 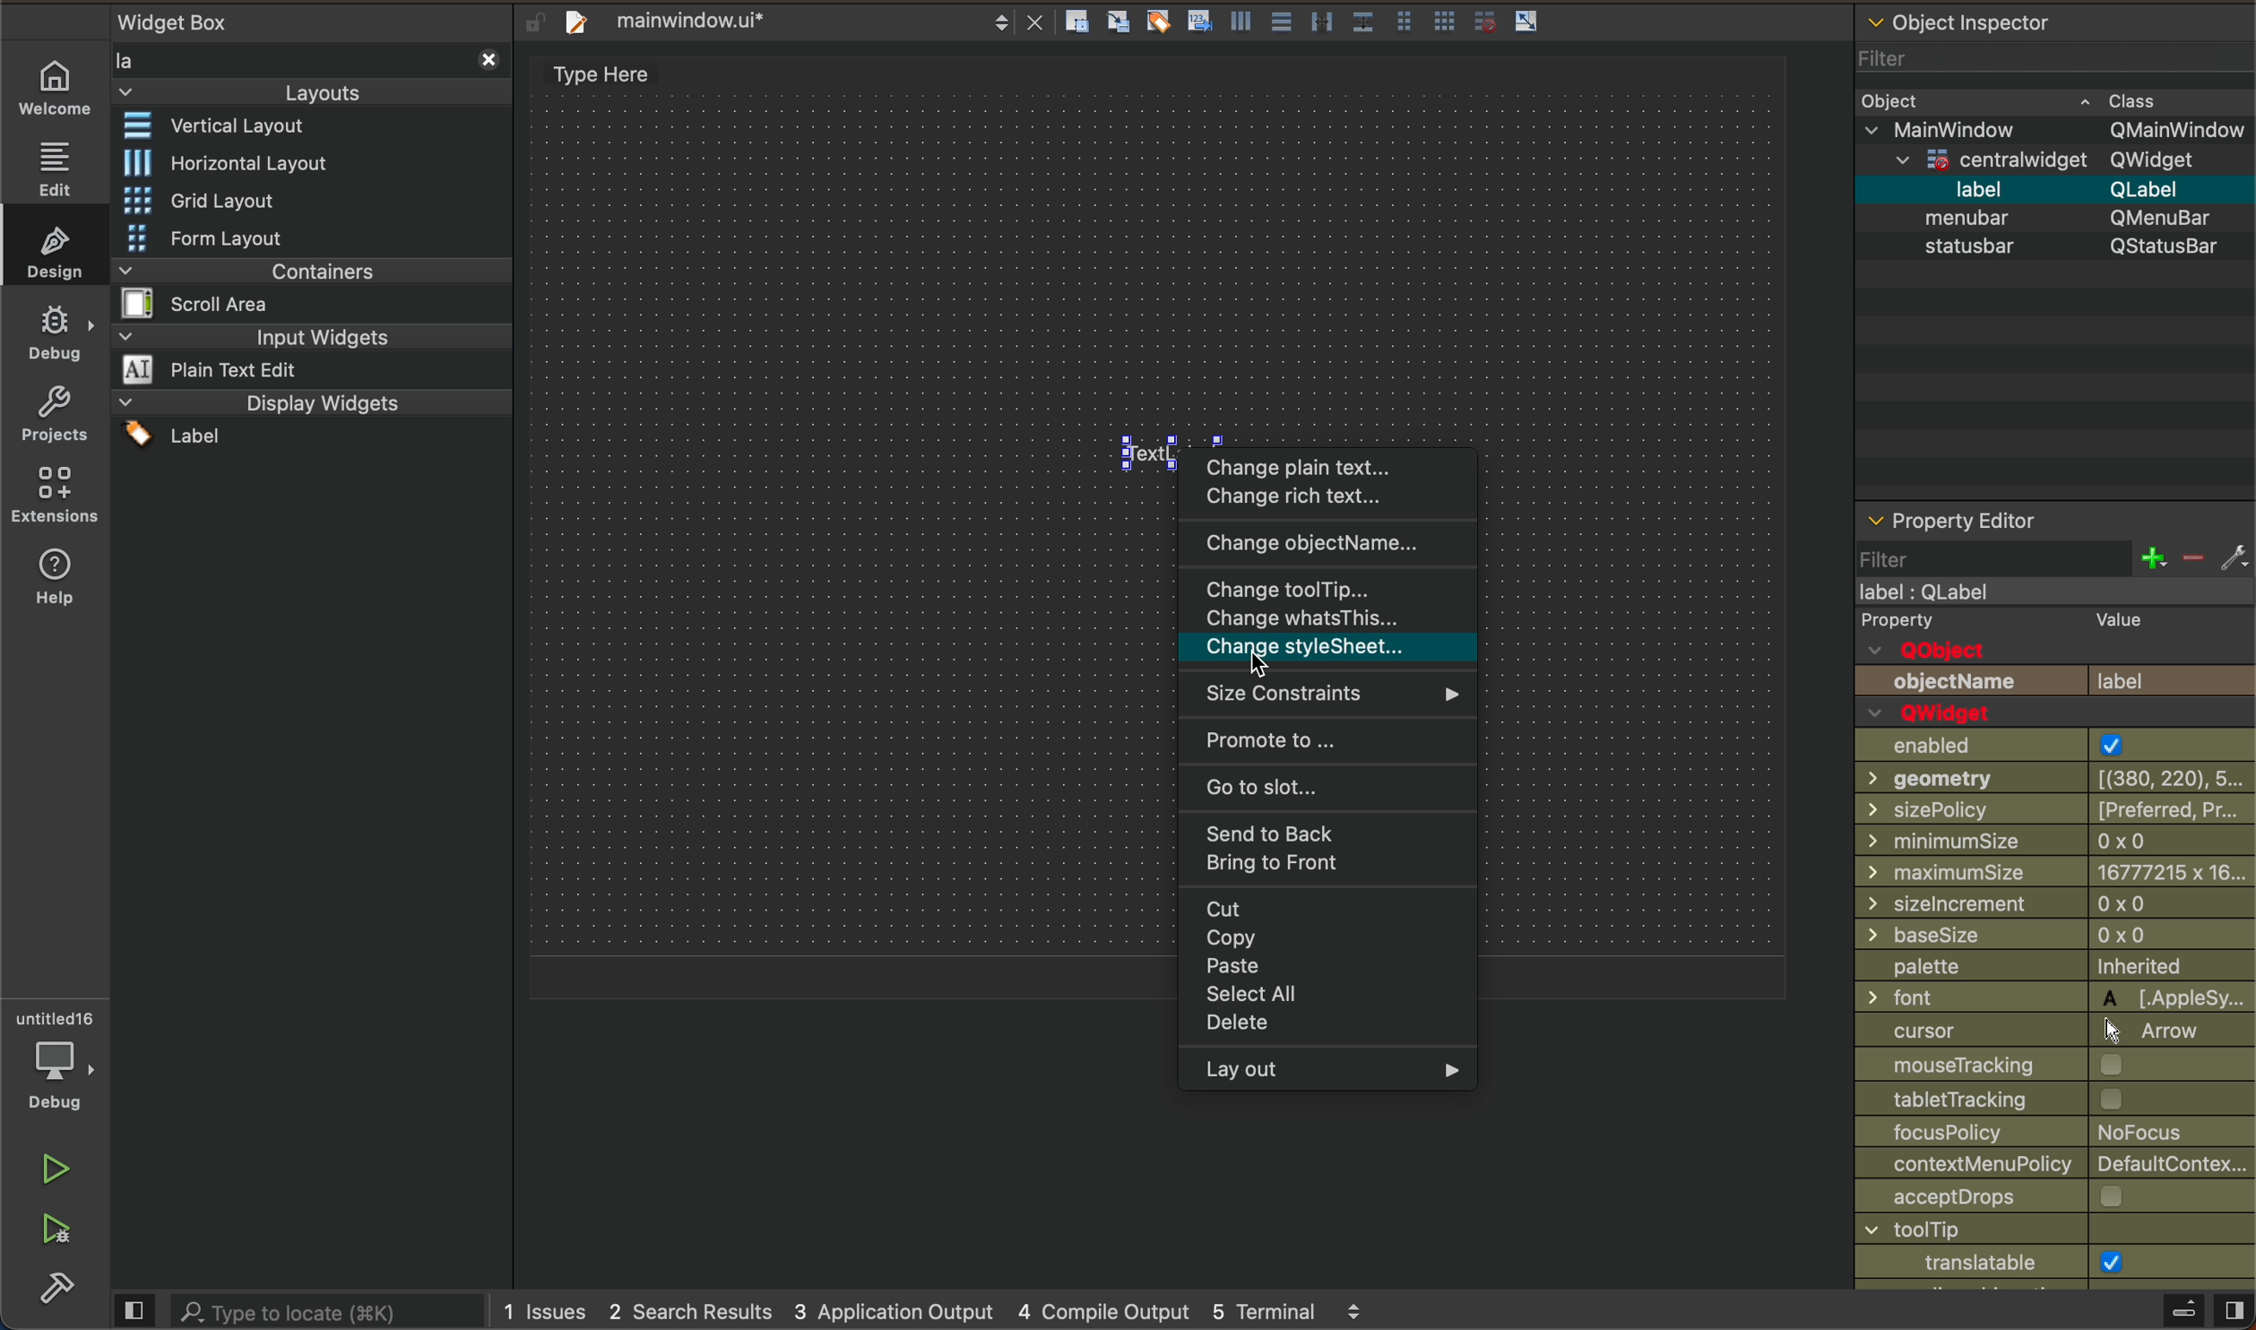 What do you see at coordinates (1274, 660) in the screenshot?
I see `cursor` at bounding box center [1274, 660].